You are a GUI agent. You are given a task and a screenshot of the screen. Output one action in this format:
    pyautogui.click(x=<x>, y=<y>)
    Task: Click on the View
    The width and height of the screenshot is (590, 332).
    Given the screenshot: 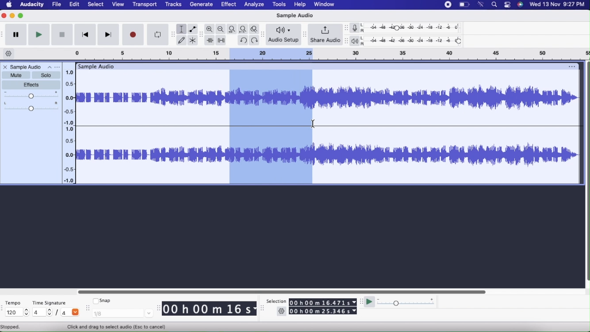 What is the action you would take?
    pyautogui.click(x=117, y=5)
    